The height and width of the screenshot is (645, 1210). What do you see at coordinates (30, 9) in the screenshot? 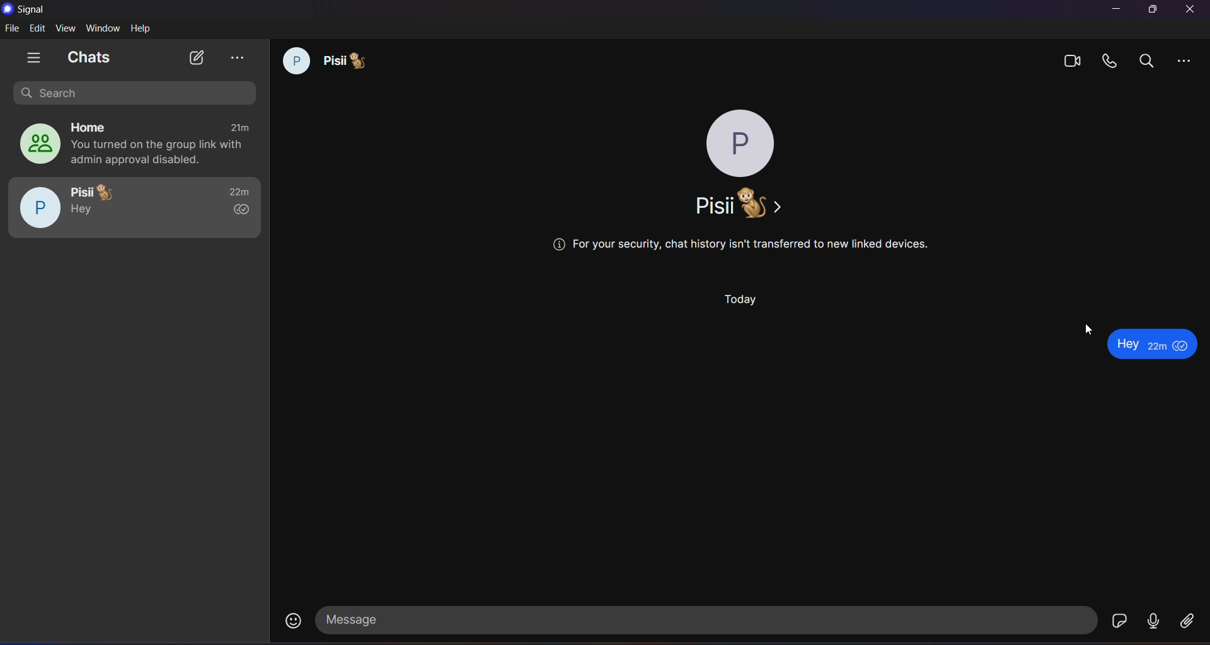
I see `signal` at bounding box center [30, 9].